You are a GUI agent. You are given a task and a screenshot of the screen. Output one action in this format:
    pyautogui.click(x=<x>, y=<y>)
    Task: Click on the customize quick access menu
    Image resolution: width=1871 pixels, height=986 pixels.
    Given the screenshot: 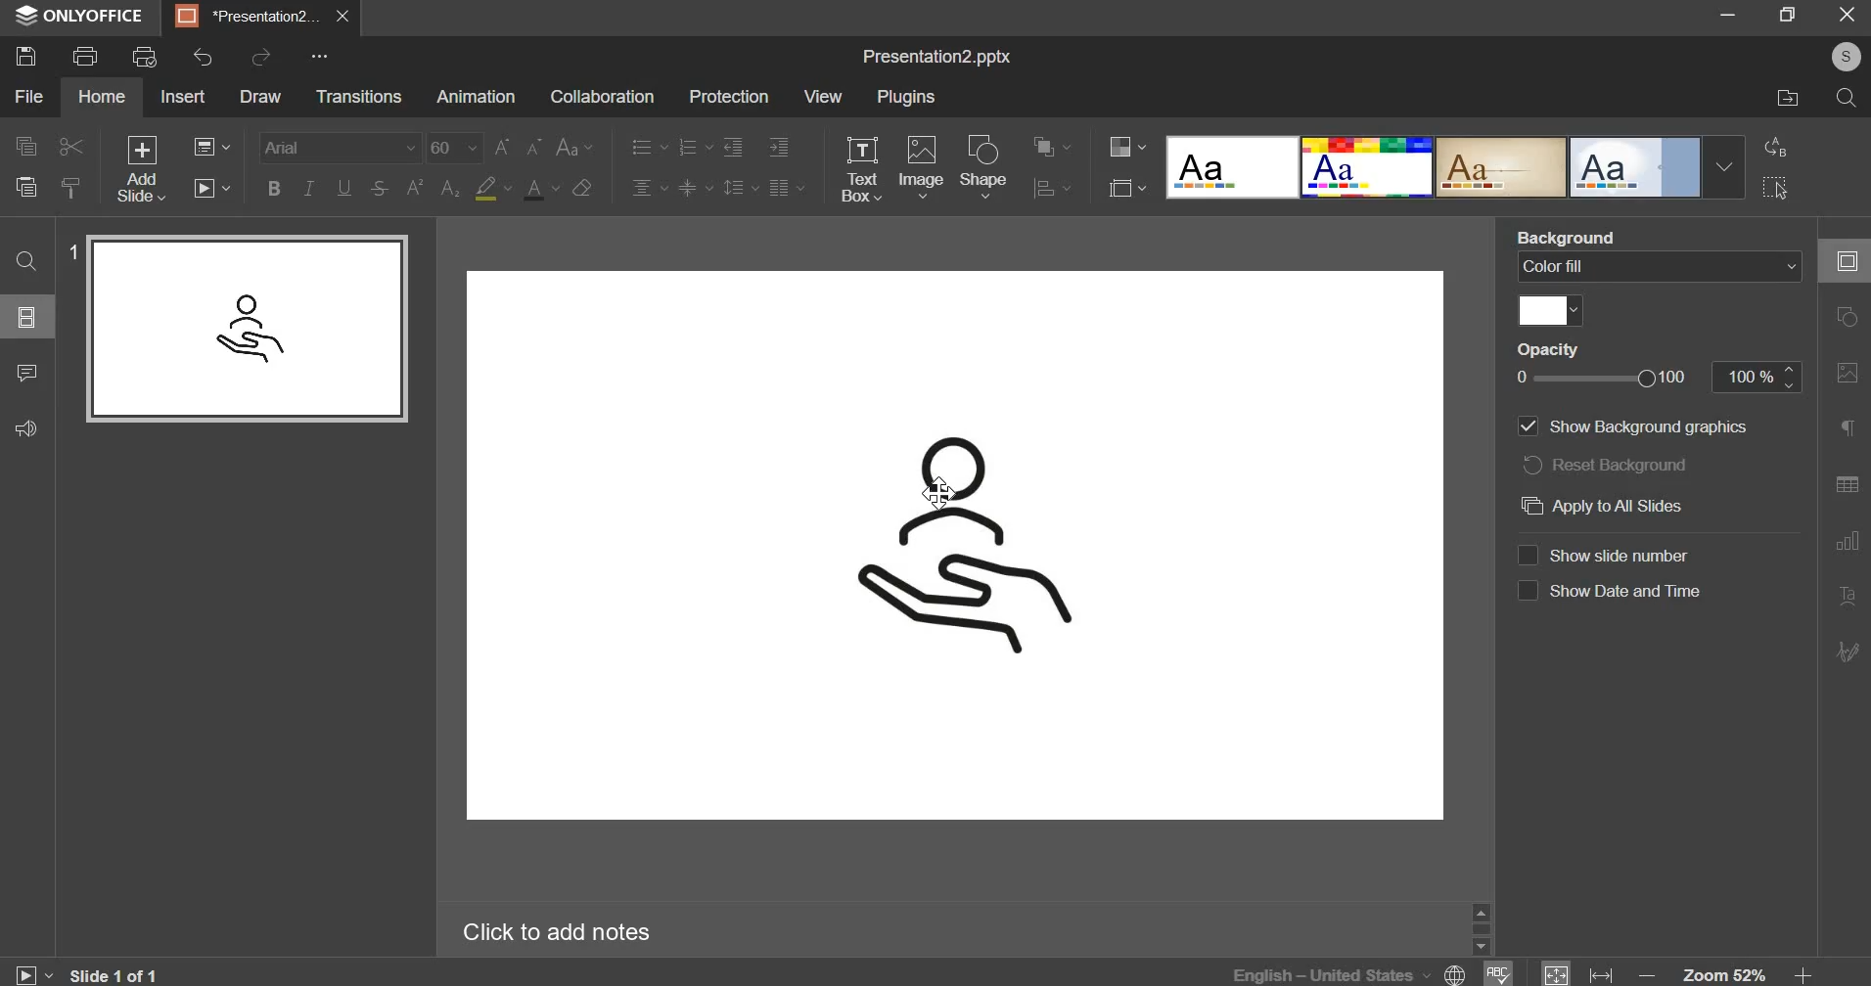 What is the action you would take?
    pyautogui.click(x=317, y=57)
    